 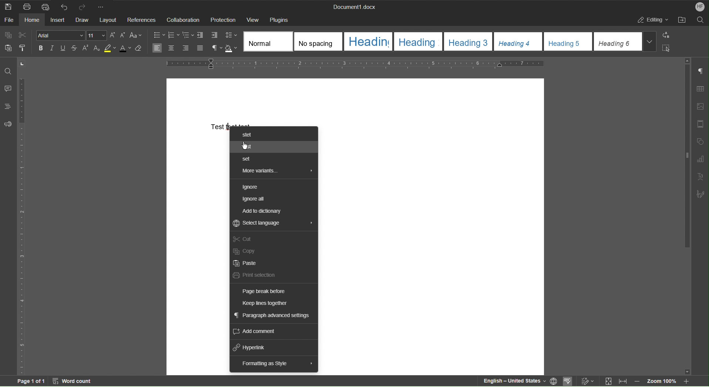 I want to click on Font, so click(x=61, y=36).